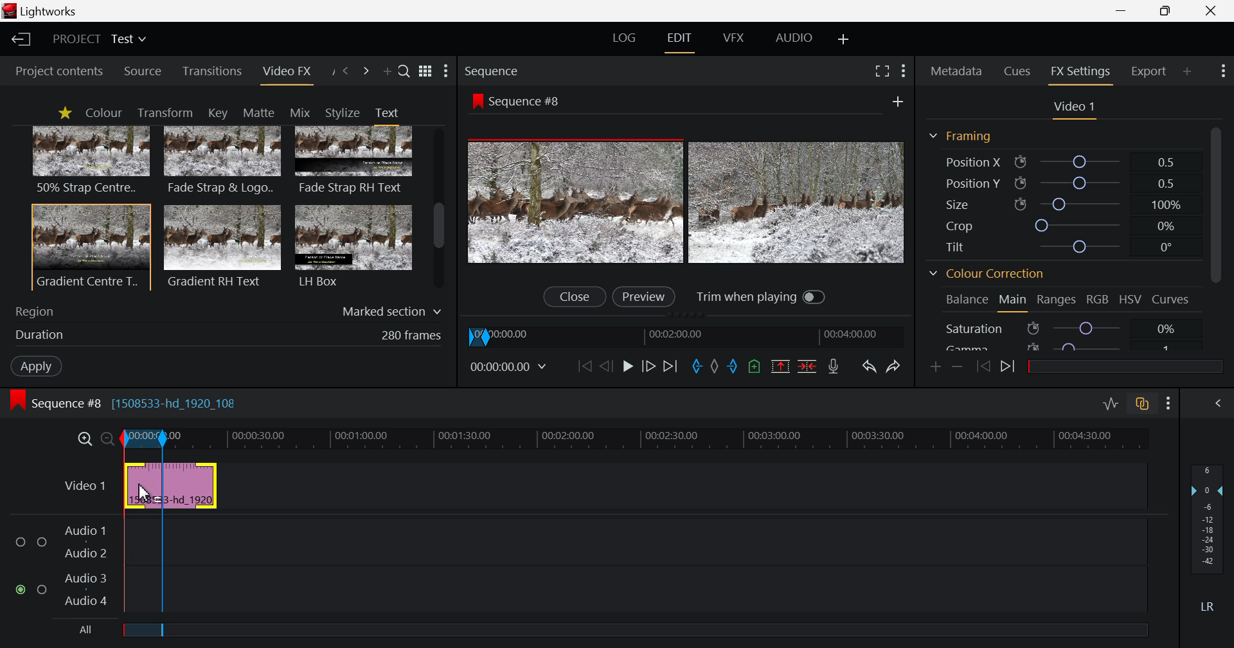 This screenshot has height=648, width=1234. I want to click on audio 1, so click(85, 529).